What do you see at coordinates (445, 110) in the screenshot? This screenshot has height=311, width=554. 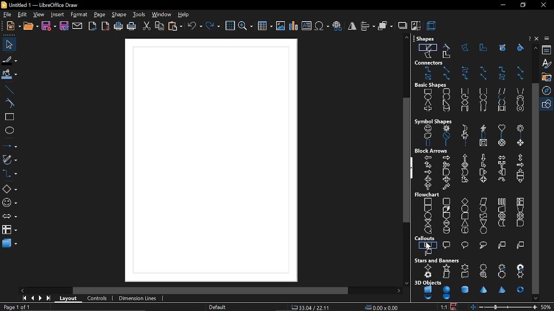 I see `cylinder` at bounding box center [445, 110].